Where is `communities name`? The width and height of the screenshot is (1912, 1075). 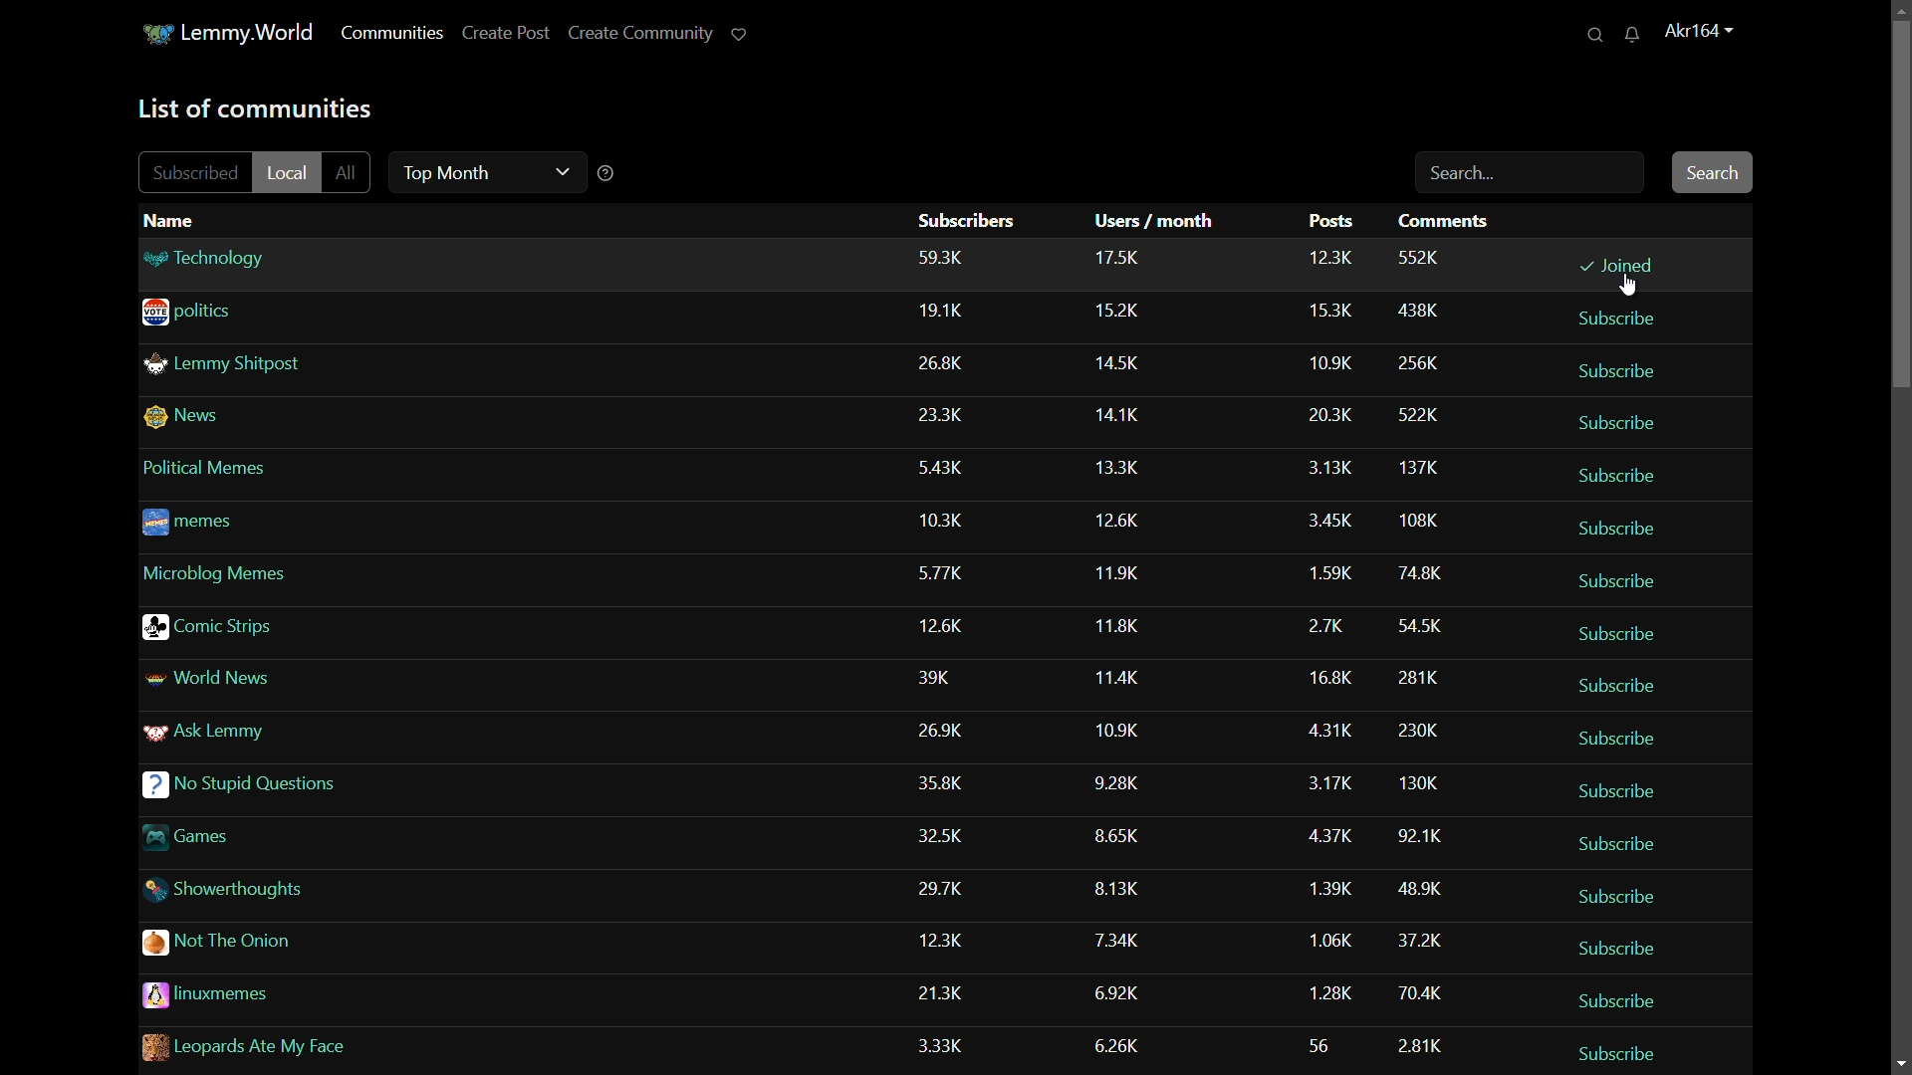 communities name is located at coordinates (309, 738).